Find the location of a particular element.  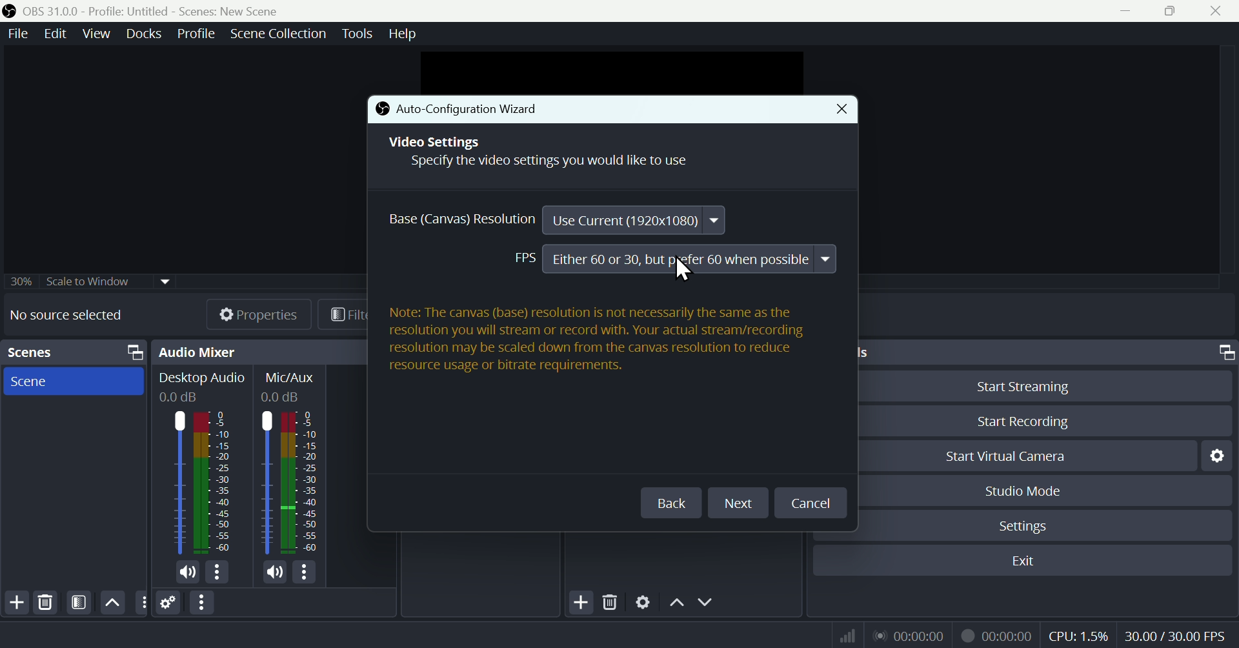

Settings is located at coordinates (643, 600).